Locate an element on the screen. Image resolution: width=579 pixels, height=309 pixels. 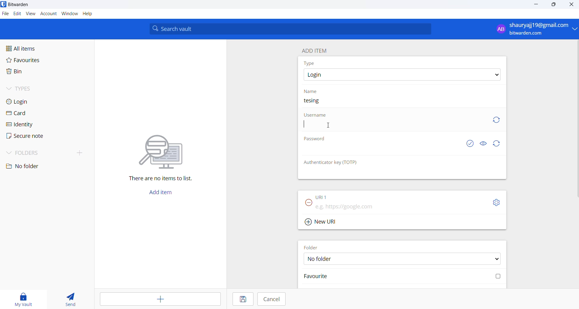
add item heading is located at coordinates (317, 50).